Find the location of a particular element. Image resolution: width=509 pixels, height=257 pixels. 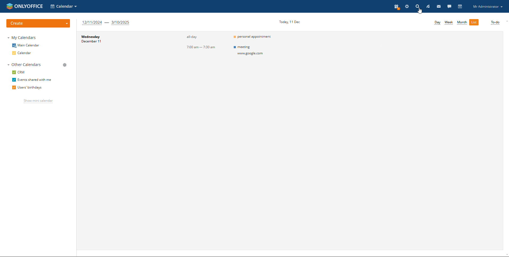

create is located at coordinates (38, 24).